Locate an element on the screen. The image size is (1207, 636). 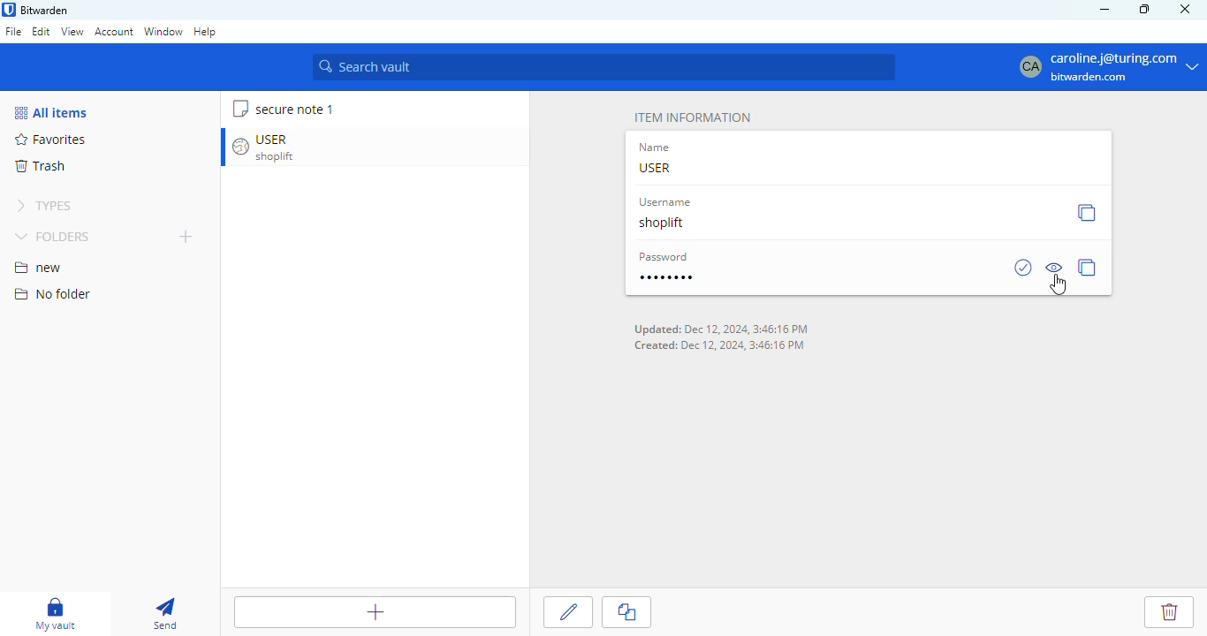
copy username is located at coordinates (1087, 213).